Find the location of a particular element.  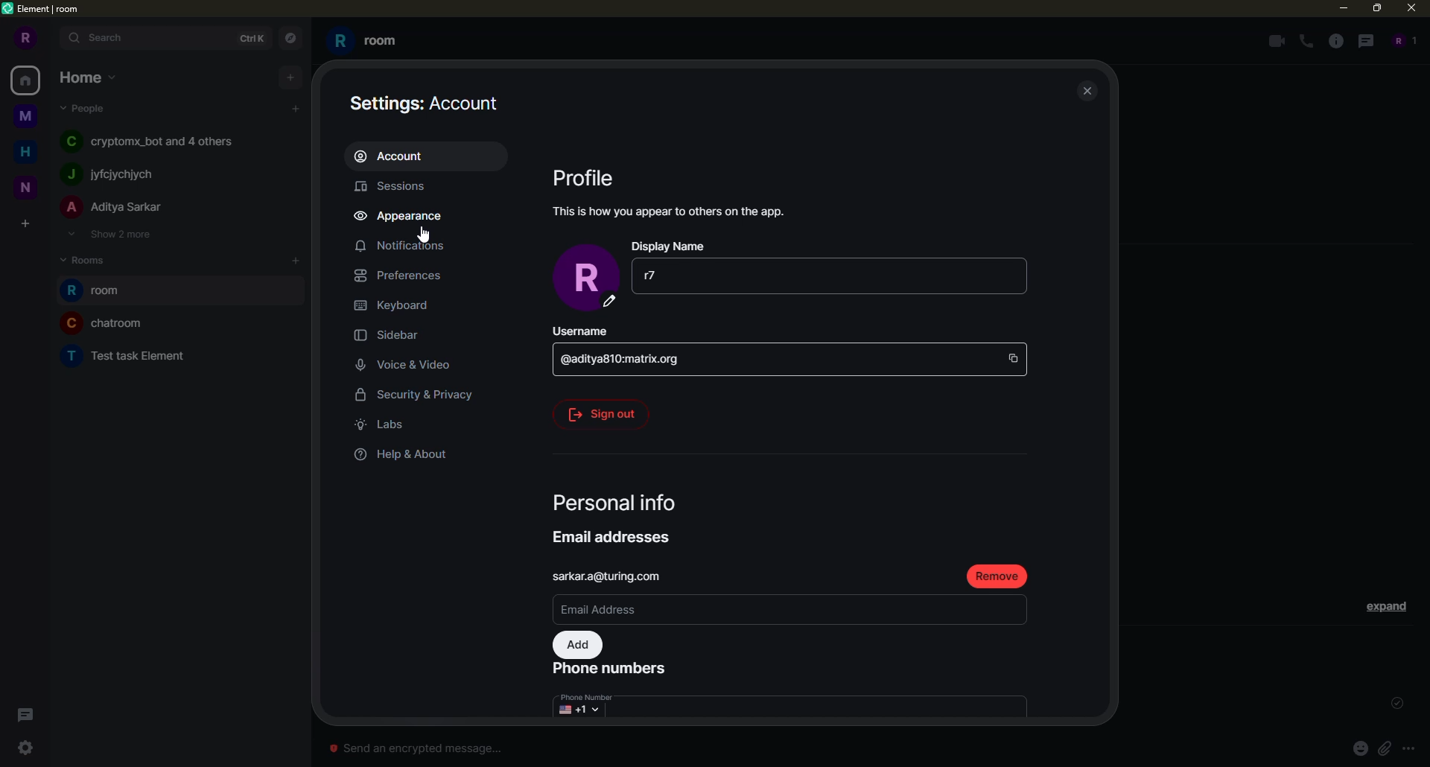

profile is located at coordinates (582, 280).